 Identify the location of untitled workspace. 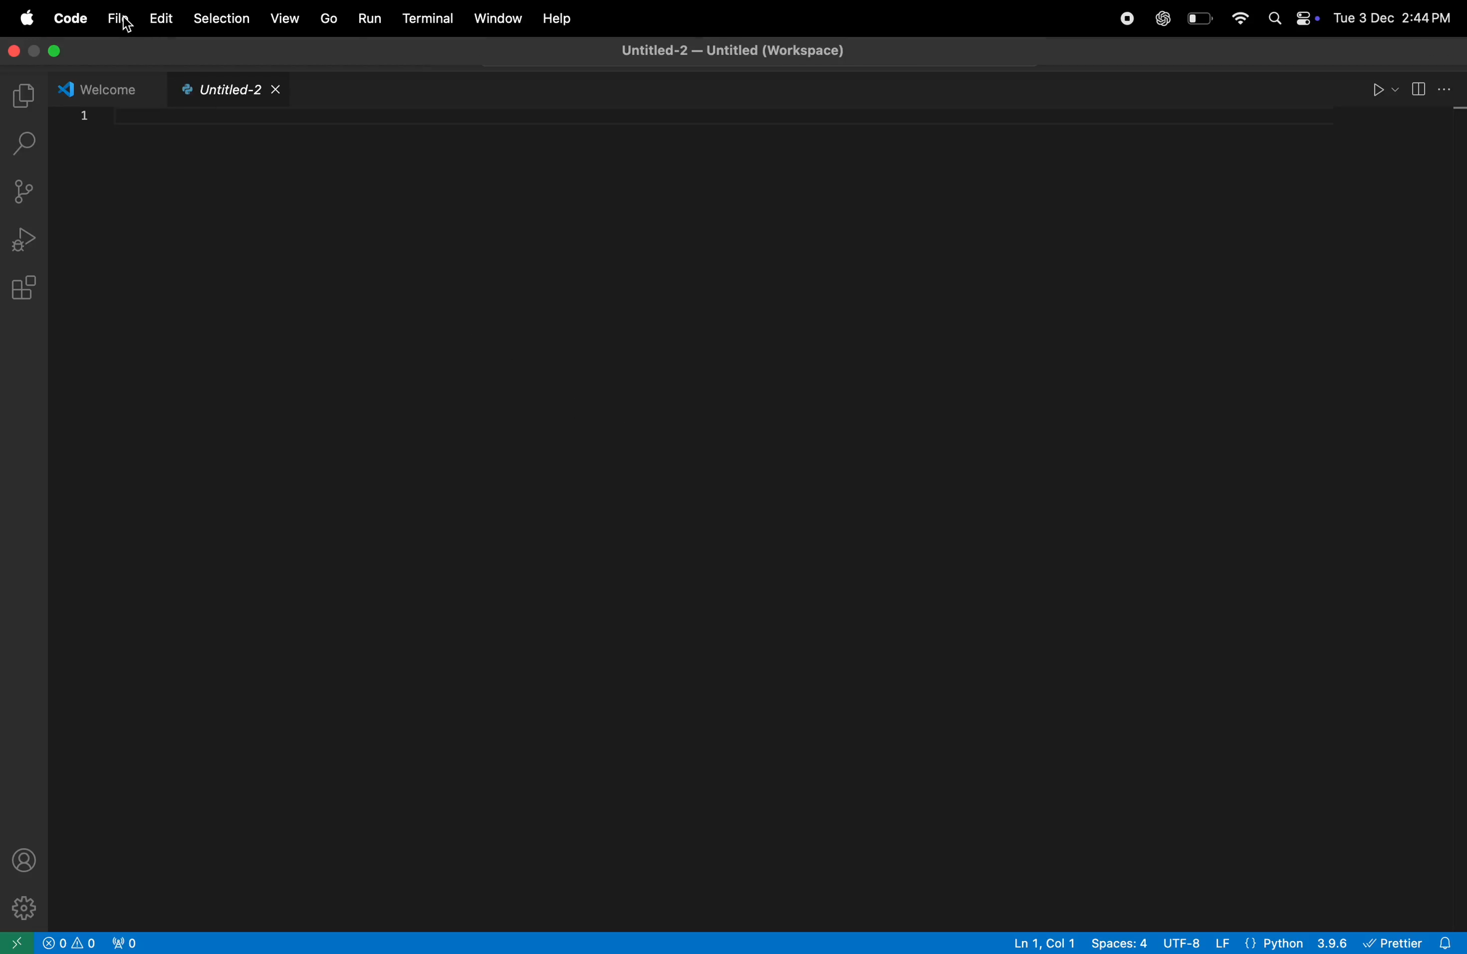
(742, 51).